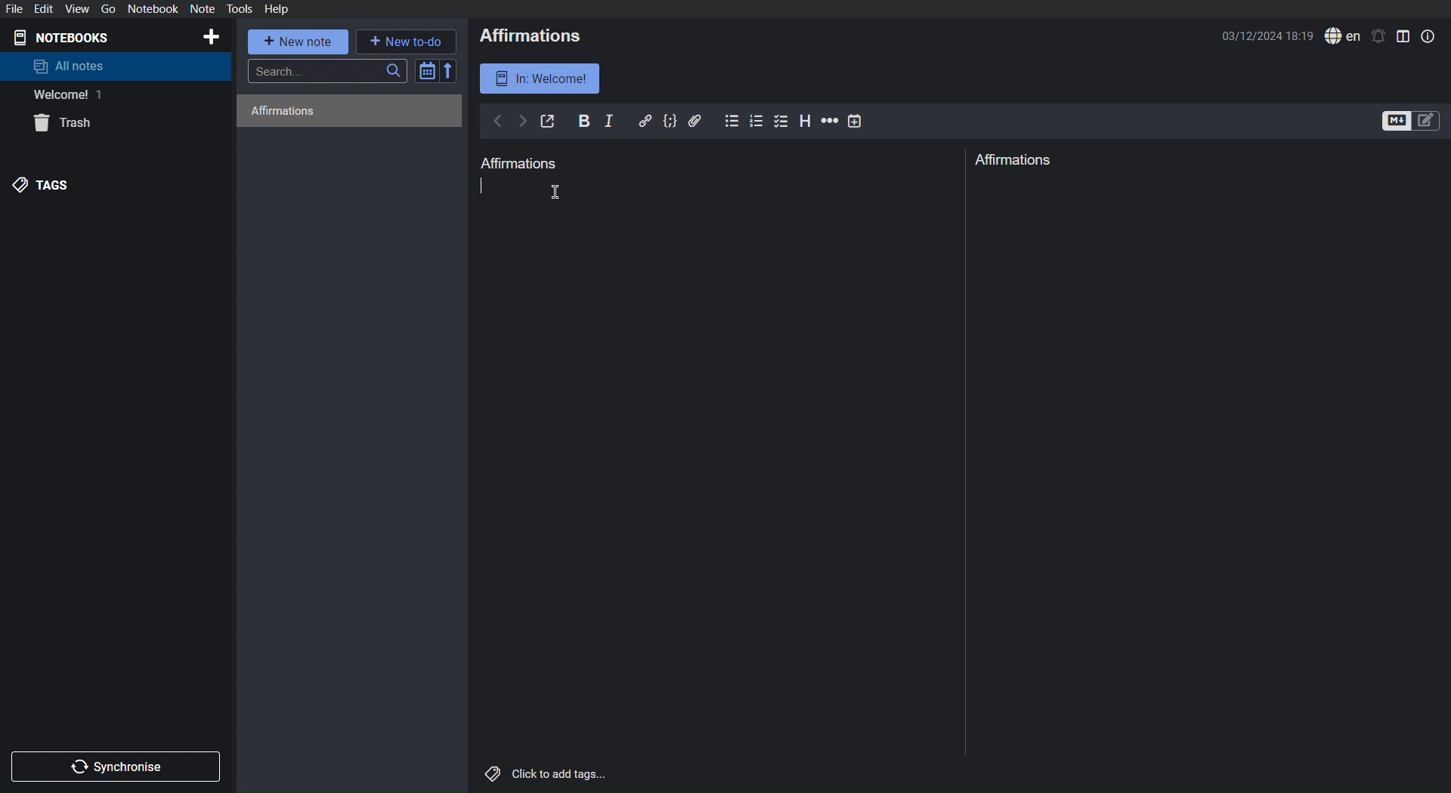  What do you see at coordinates (584, 120) in the screenshot?
I see `Bold` at bounding box center [584, 120].